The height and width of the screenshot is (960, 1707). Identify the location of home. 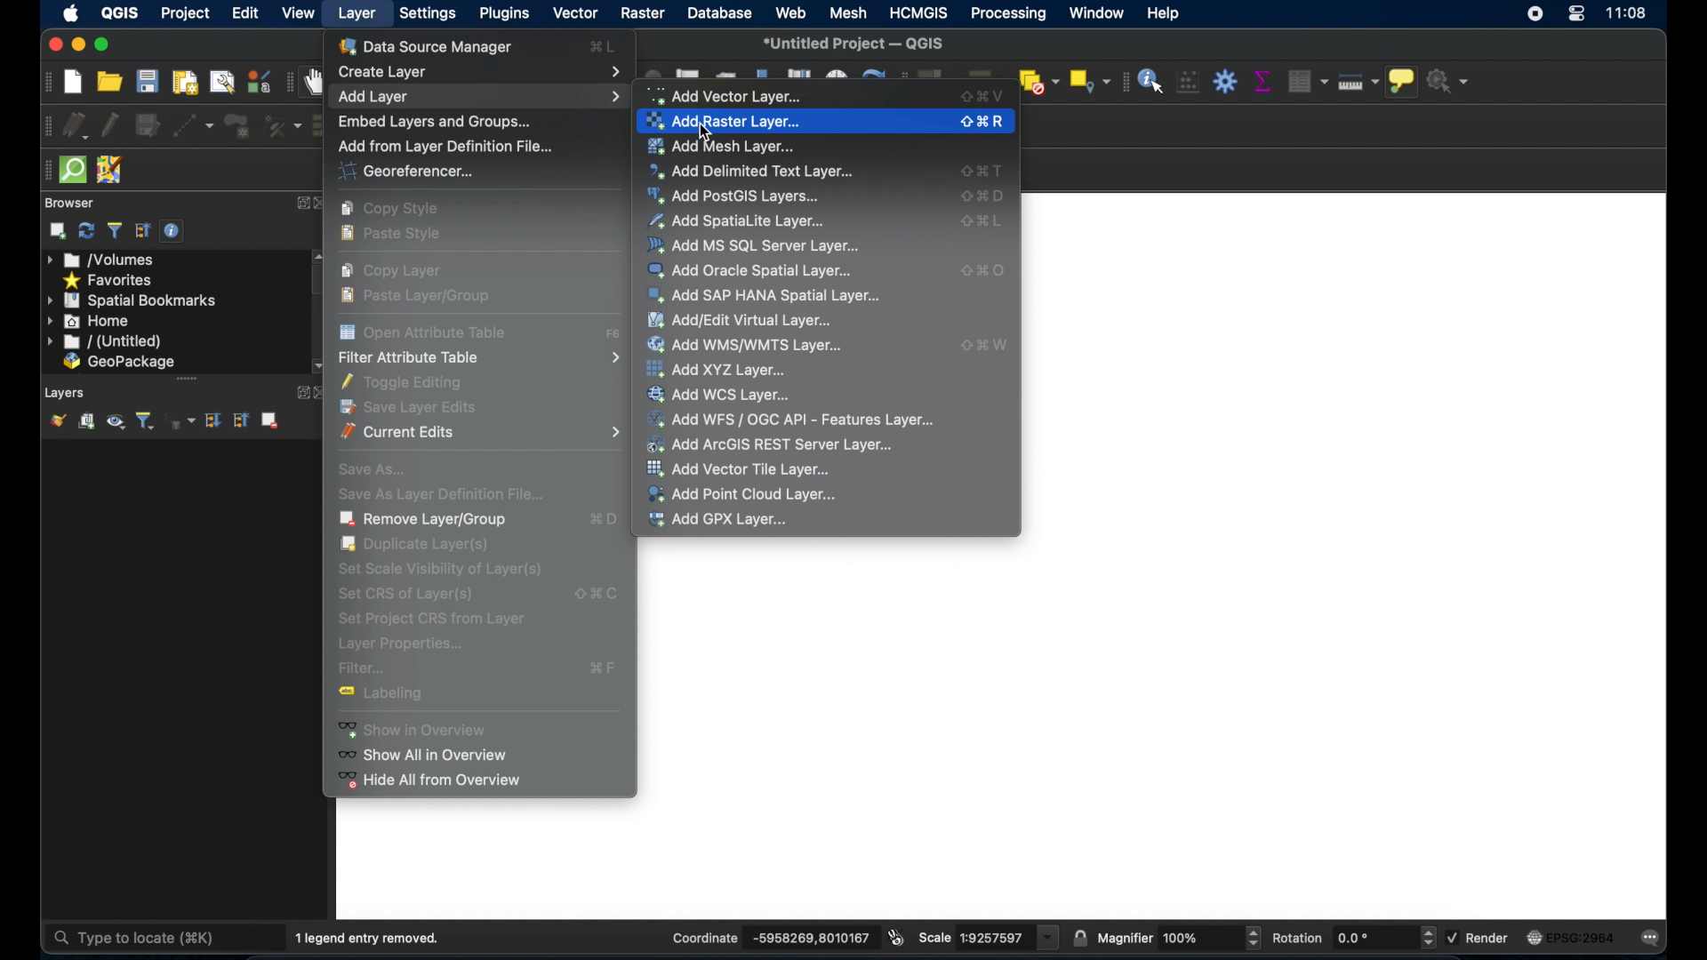
(90, 321).